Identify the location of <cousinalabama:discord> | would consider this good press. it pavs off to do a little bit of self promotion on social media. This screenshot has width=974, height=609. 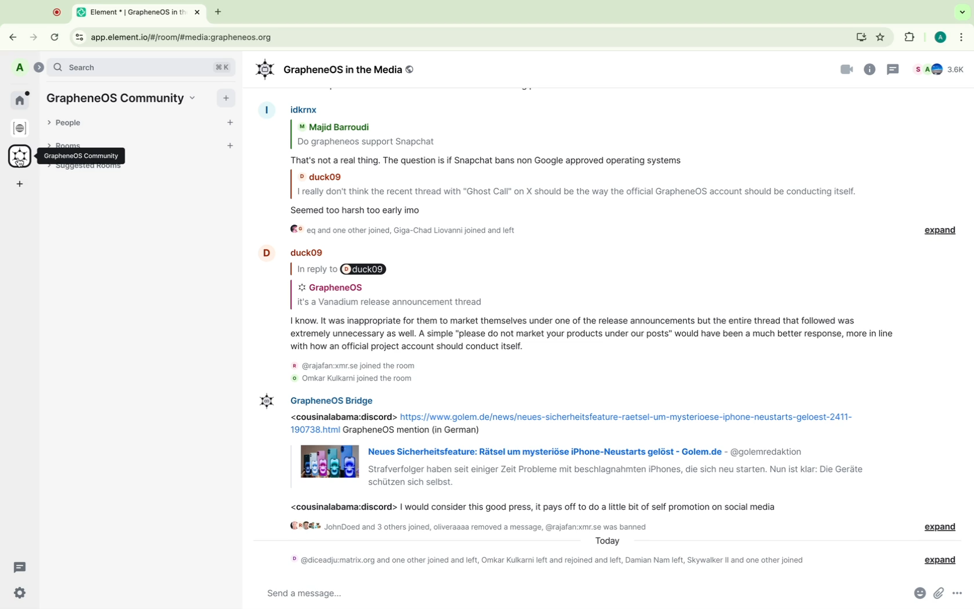
(536, 507).